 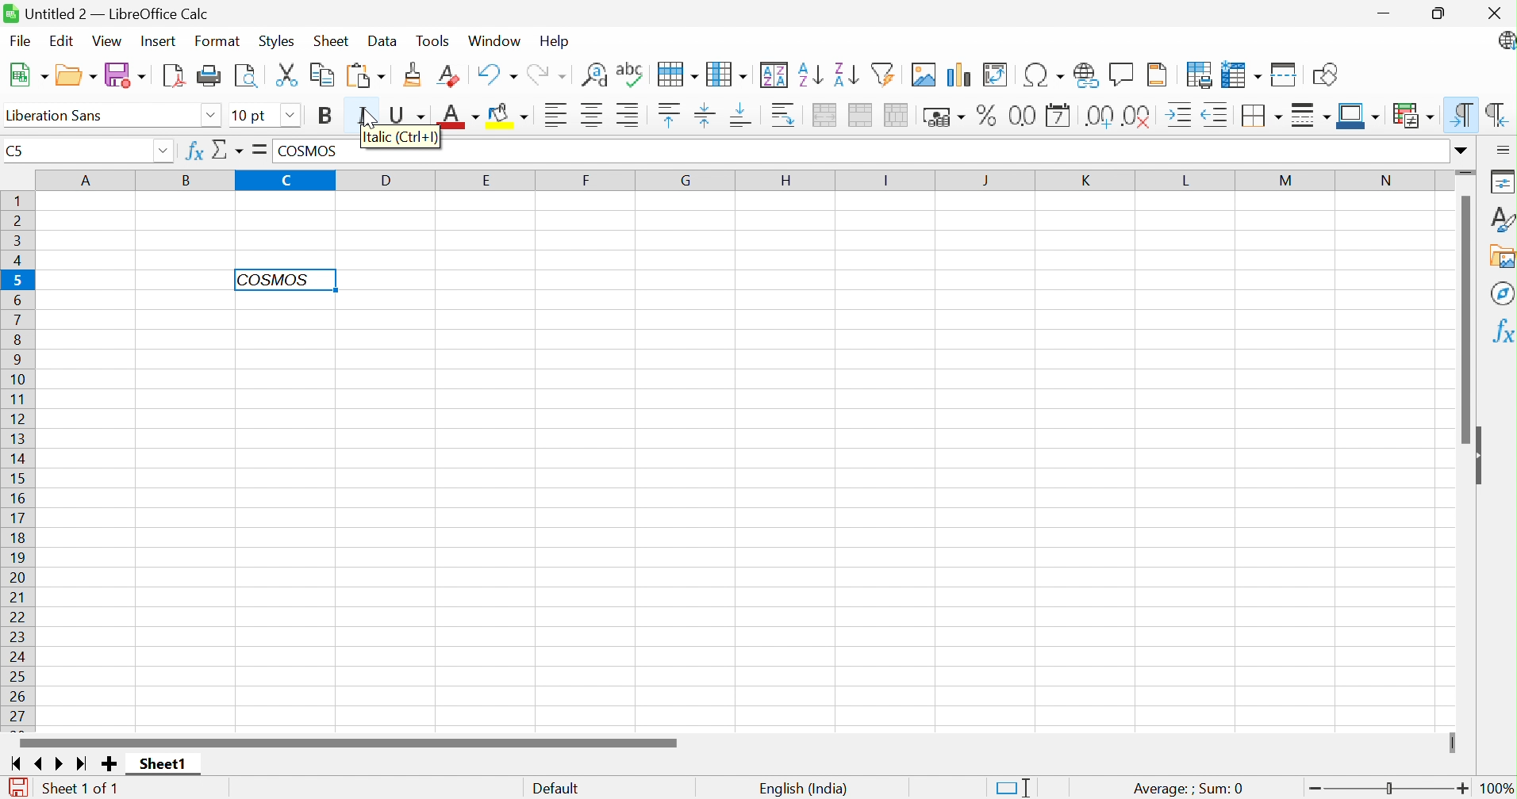 I want to click on Align right, so click(x=558, y=114).